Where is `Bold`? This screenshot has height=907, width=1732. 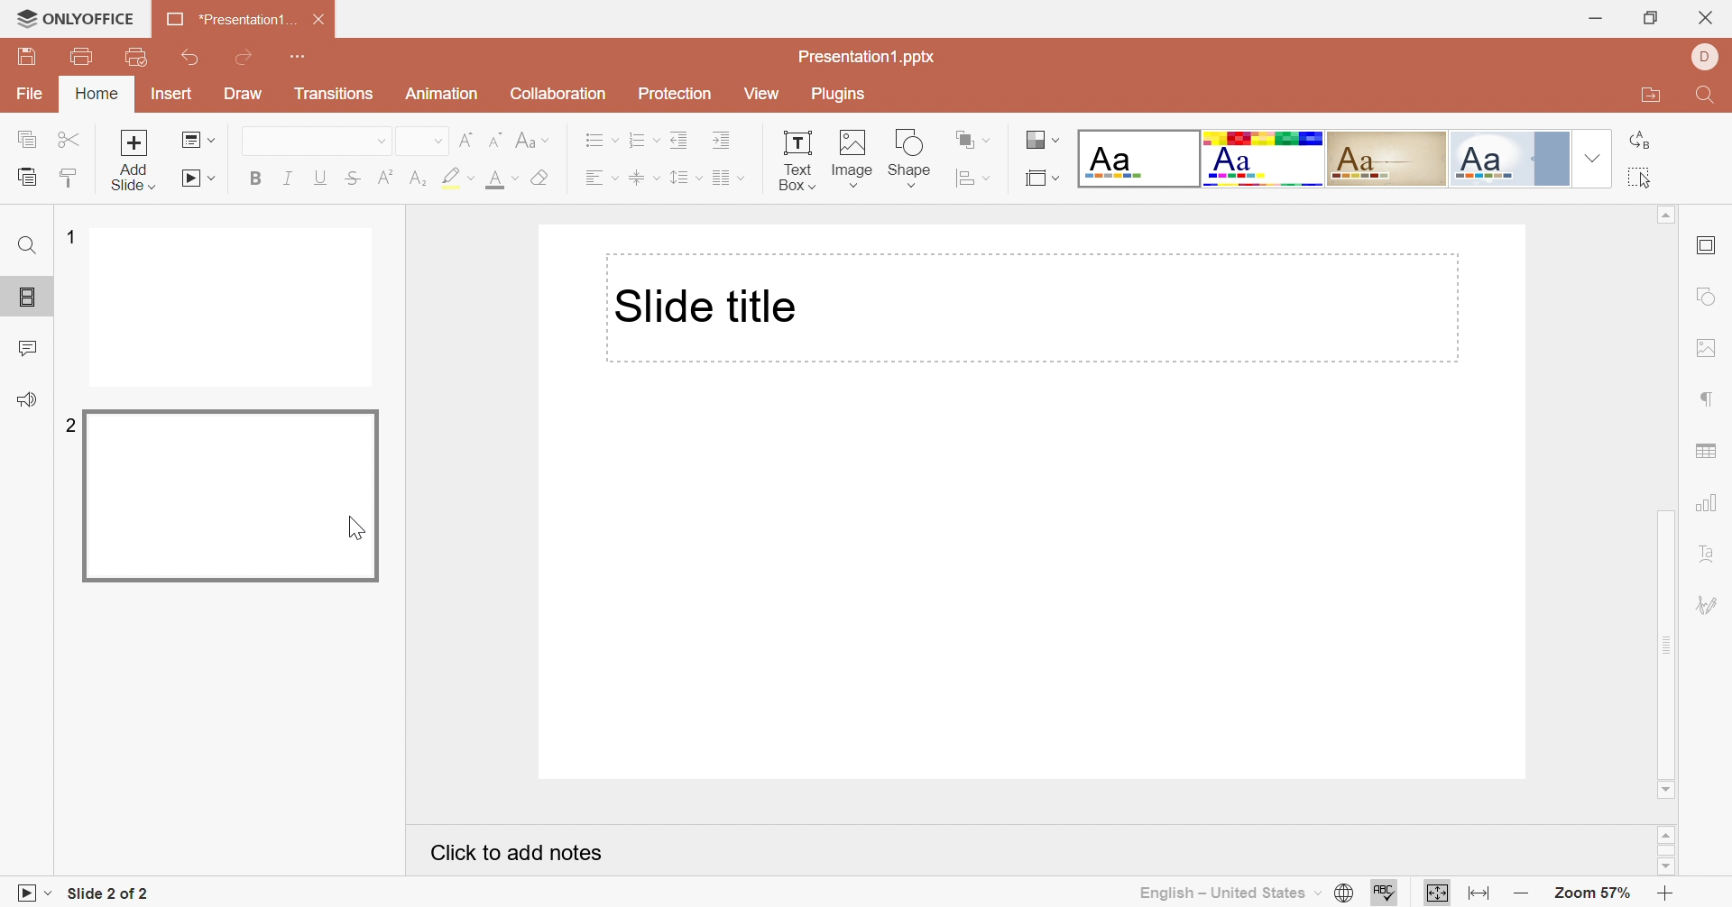
Bold is located at coordinates (258, 175).